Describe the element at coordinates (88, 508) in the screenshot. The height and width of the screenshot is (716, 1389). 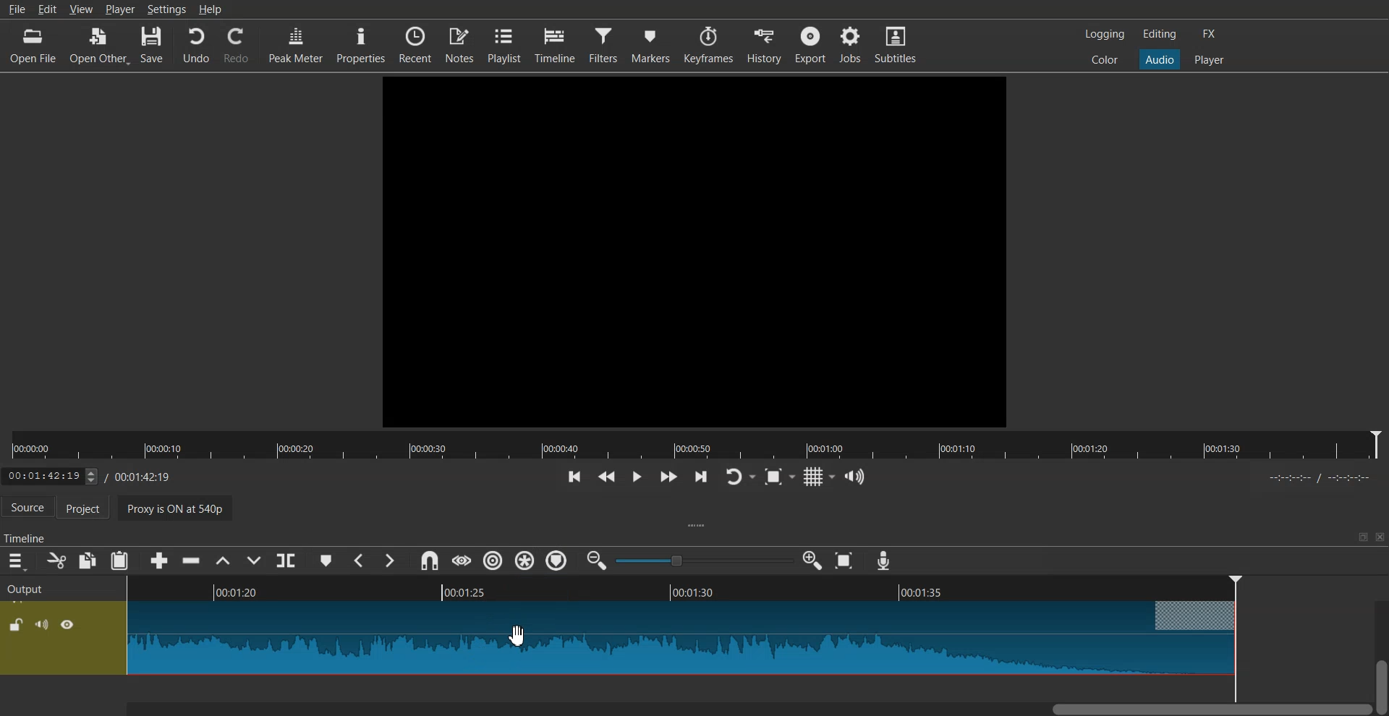
I see `Project` at that location.